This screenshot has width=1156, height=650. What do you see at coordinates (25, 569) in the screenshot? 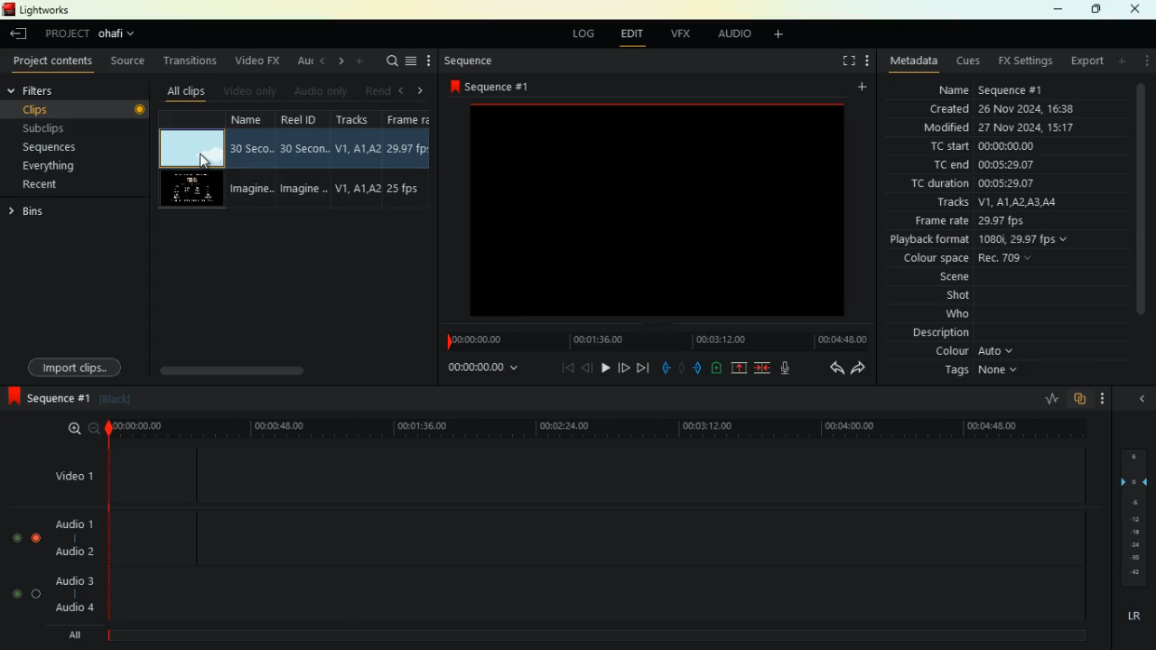
I see `toggle buttons` at bounding box center [25, 569].